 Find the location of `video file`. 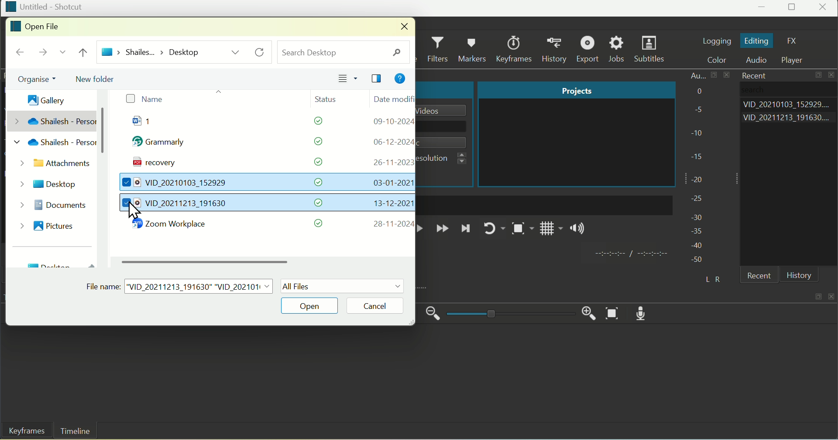

video file is located at coordinates (177, 203).